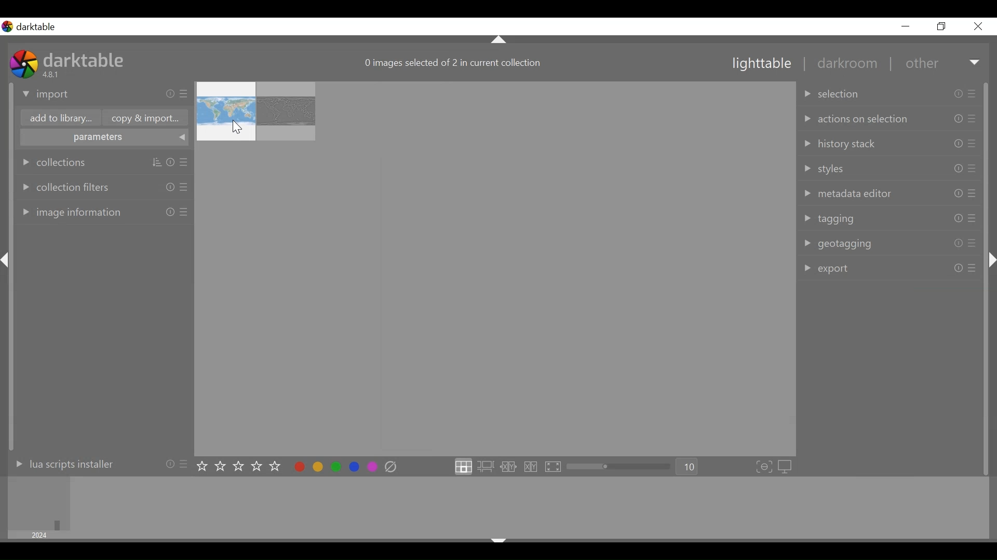 The height and width of the screenshot is (560, 997). Describe the element at coordinates (921, 64) in the screenshot. I see `other` at that location.